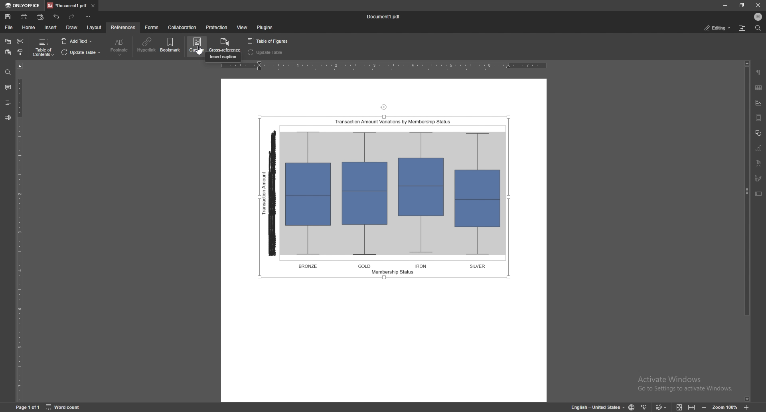  What do you see at coordinates (87, 17) in the screenshot?
I see `customize toolbar` at bounding box center [87, 17].